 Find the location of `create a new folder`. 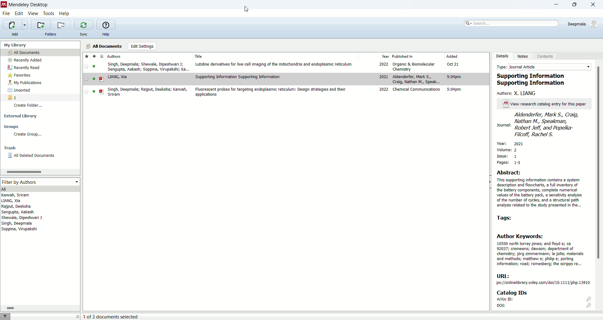

create a new folder is located at coordinates (41, 25).